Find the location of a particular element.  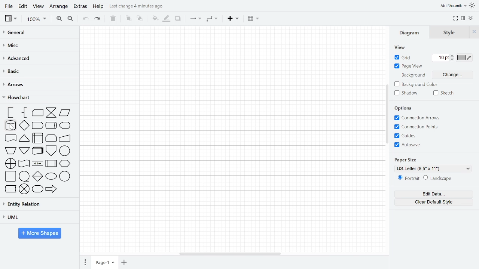

Arrange is located at coordinates (59, 7).